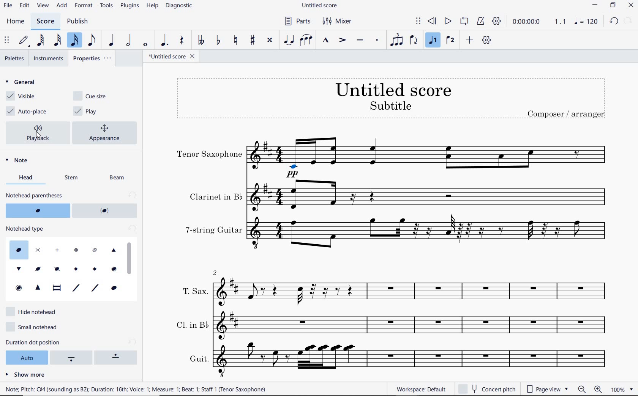  I want to click on text, so click(198, 358).